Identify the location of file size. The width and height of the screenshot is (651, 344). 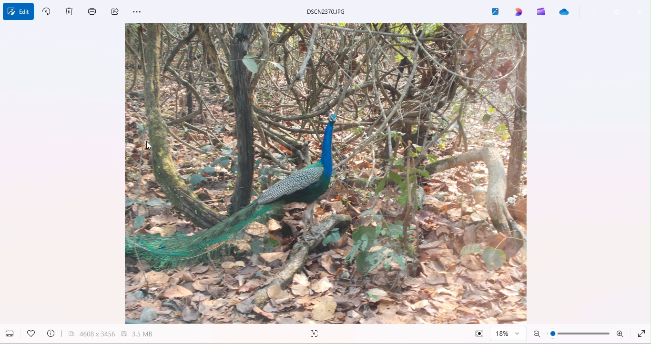
(141, 334).